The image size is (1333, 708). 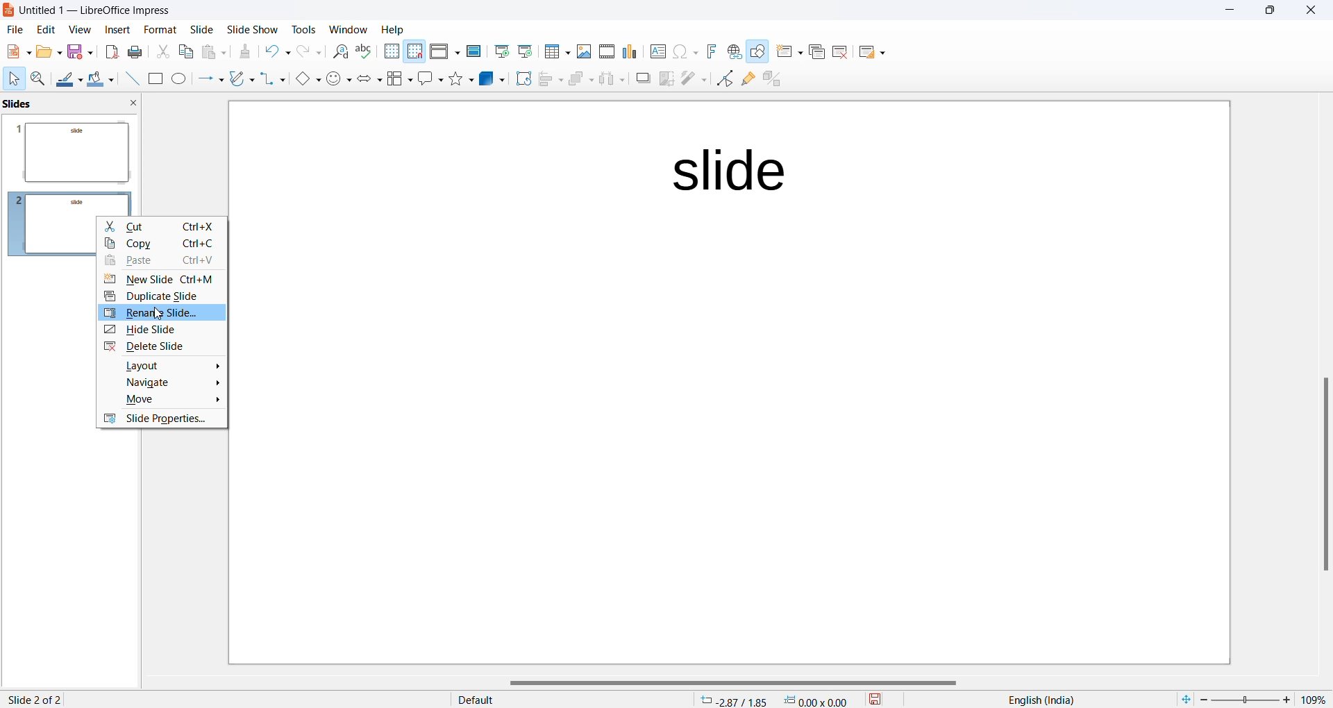 What do you see at coordinates (555, 51) in the screenshot?
I see `Insert table` at bounding box center [555, 51].